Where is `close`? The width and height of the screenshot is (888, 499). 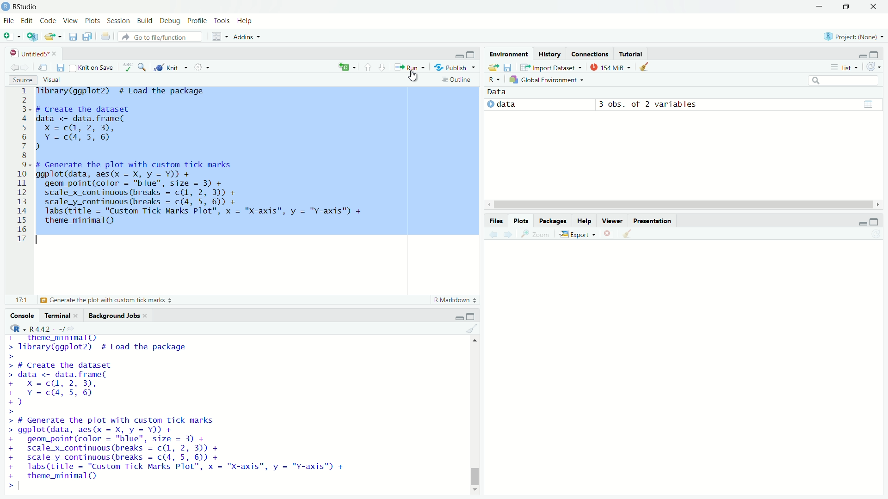 close is located at coordinates (148, 316).